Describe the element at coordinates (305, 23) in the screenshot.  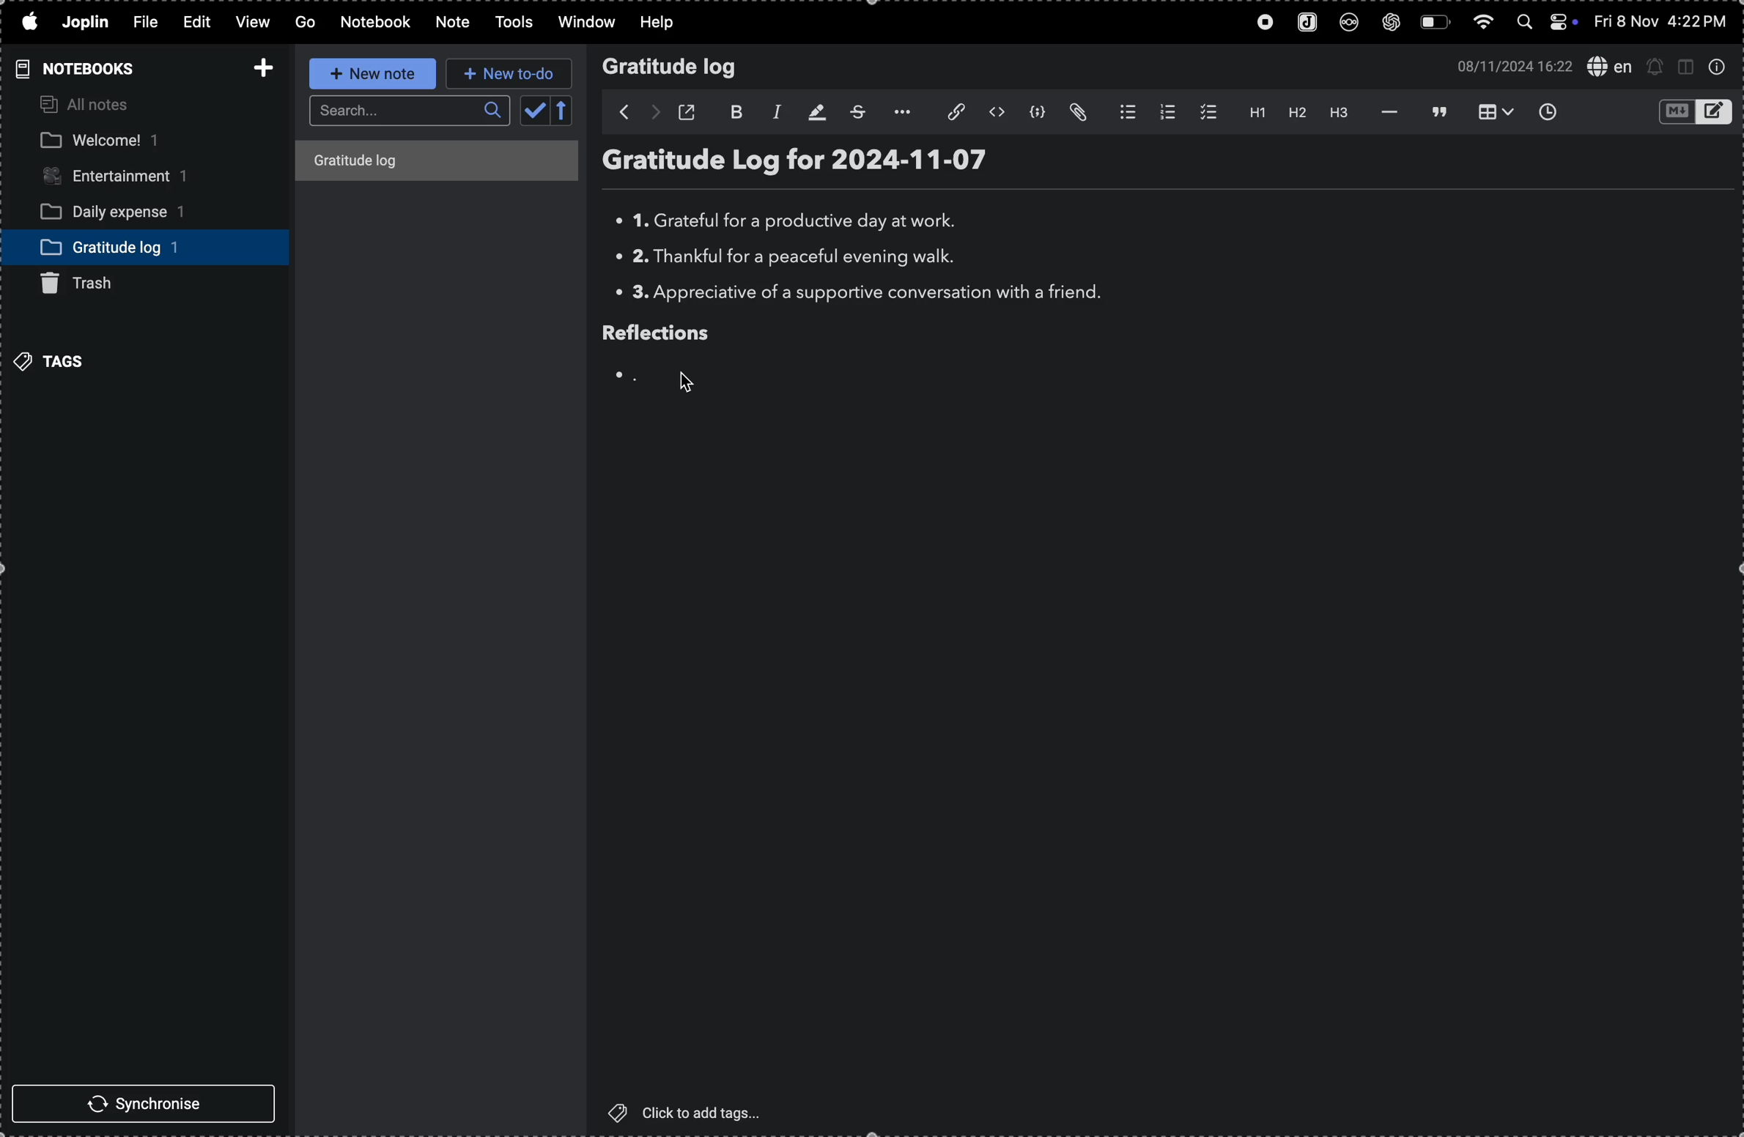
I see `Go` at that location.